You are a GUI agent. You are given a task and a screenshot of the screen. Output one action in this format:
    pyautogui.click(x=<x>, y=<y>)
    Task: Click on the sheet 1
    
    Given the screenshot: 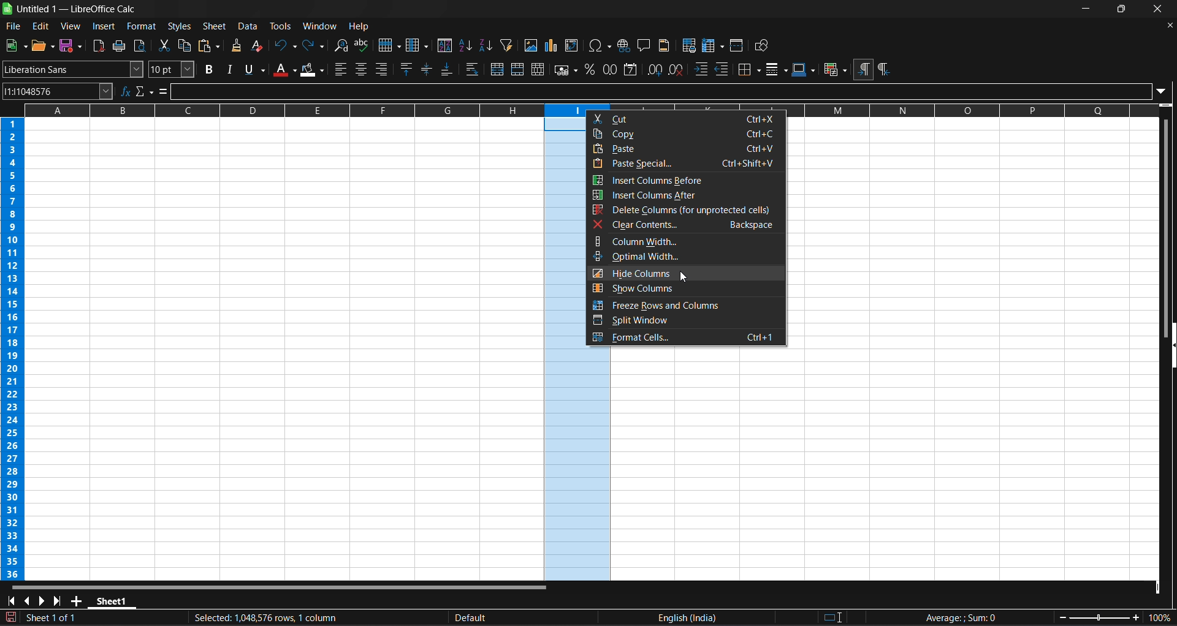 What is the action you would take?
    pyautogui.click(x=113, y=601)
    